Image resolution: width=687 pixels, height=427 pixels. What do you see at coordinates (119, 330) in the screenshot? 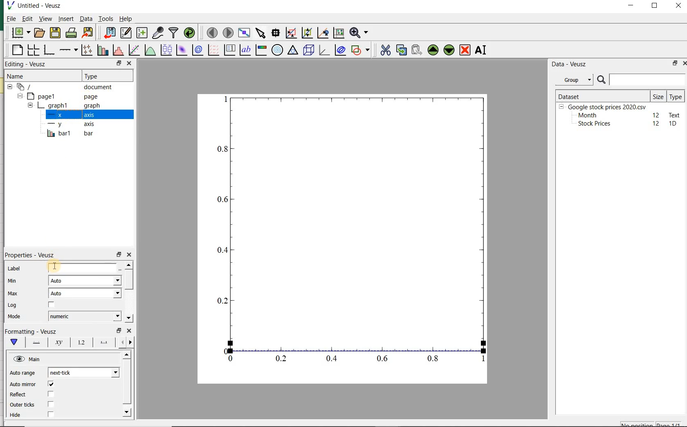
I see `restore` at bounding box center [119, 330].